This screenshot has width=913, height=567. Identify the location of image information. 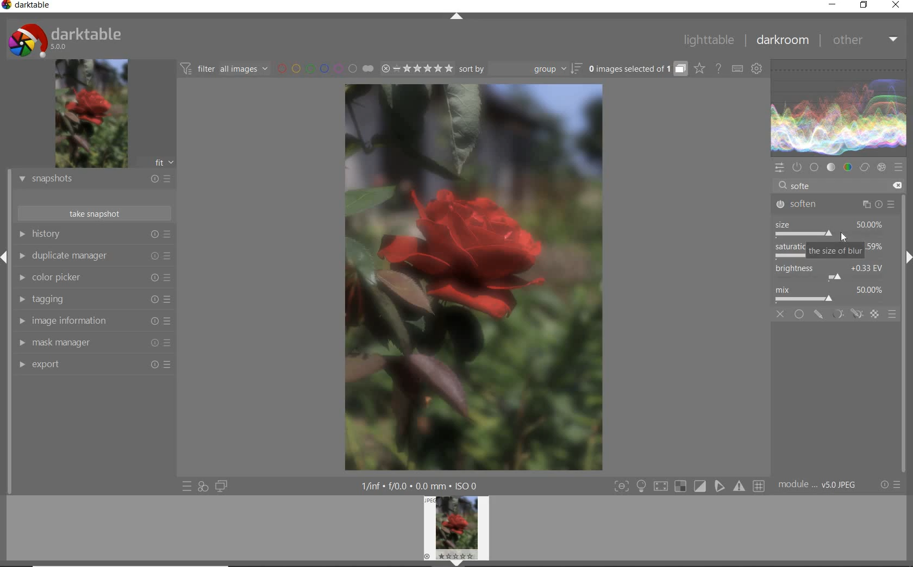
(93, 321).